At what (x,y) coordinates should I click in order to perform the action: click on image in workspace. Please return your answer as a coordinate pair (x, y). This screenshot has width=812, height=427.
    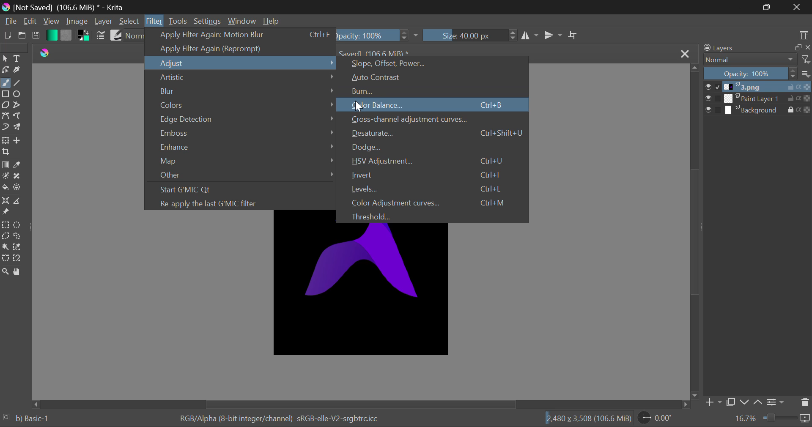
    Looking at the image, I should click on (361, 294).